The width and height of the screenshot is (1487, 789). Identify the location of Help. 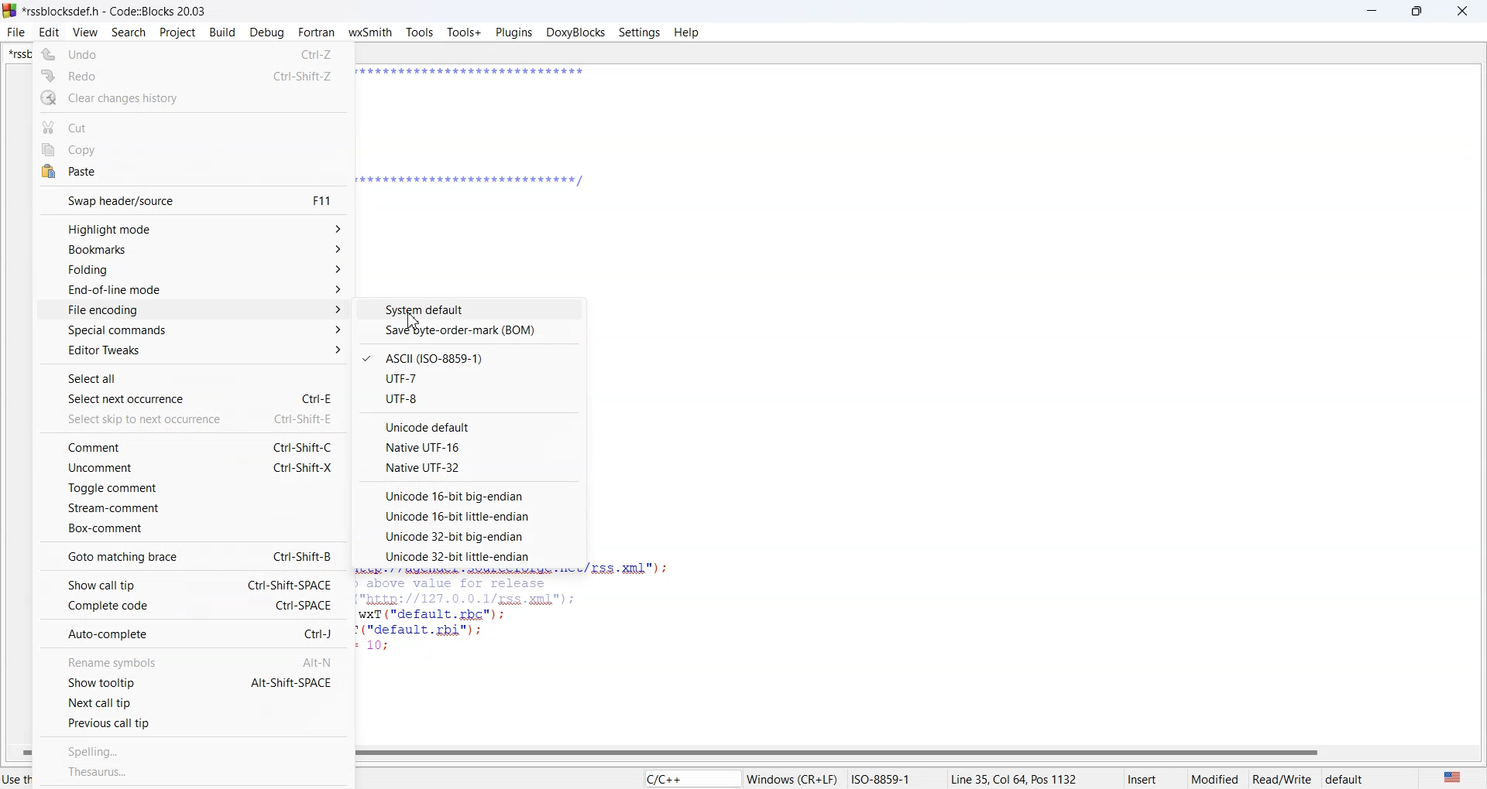
(687, 32).